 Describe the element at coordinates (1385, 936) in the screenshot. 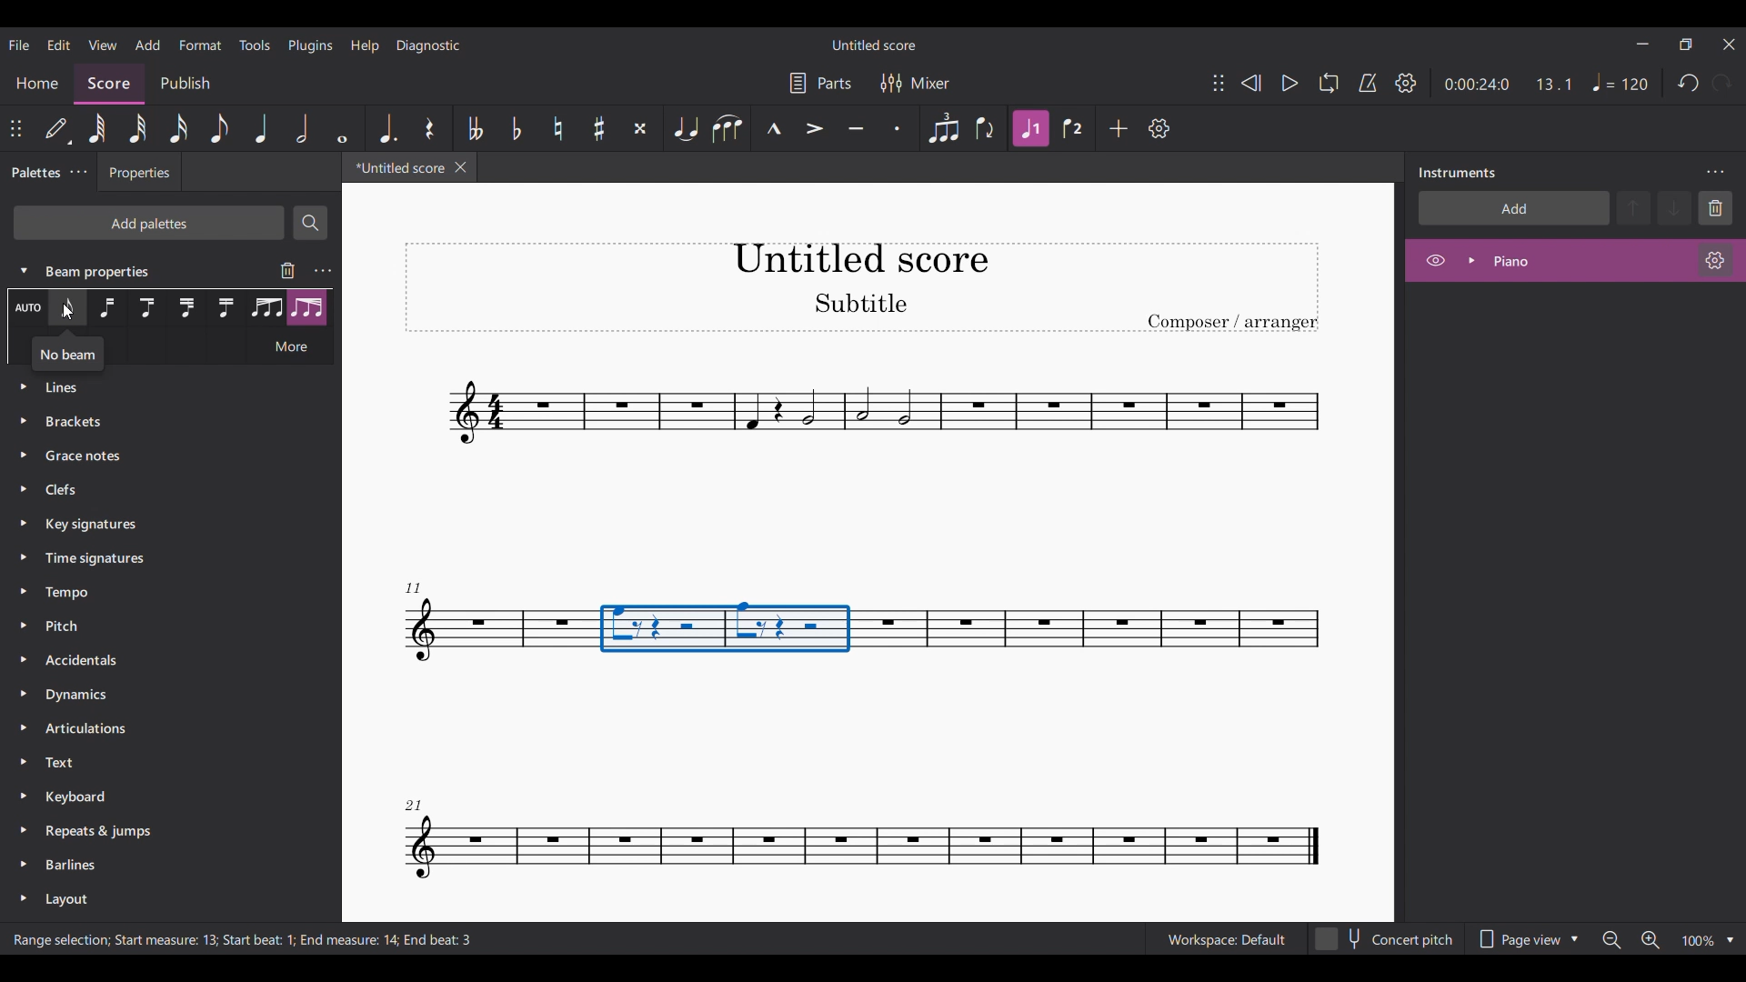

I see `Concert pitch` at that location.